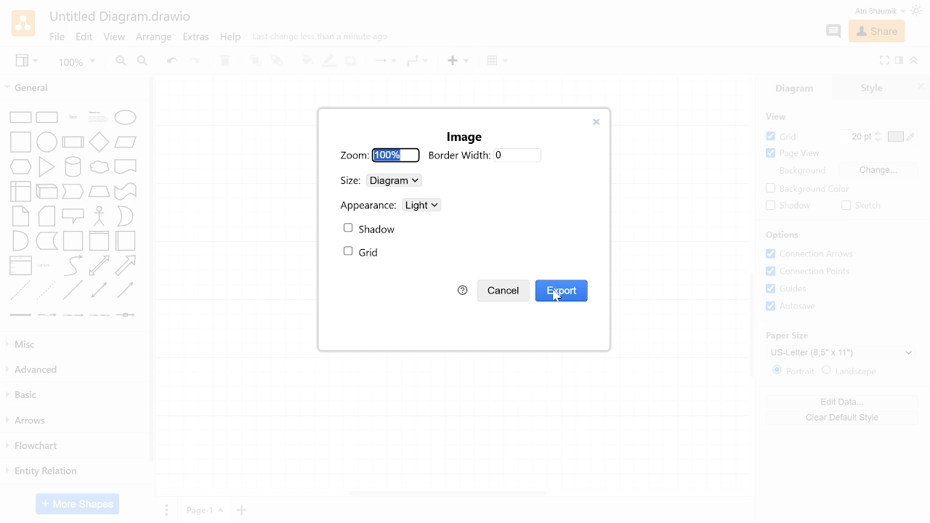 The height and width of the screenshot is (523, 930). What do you see at coordinates (596, 121) in the screenshot?
I see `close` at bounding box center [596, 121].